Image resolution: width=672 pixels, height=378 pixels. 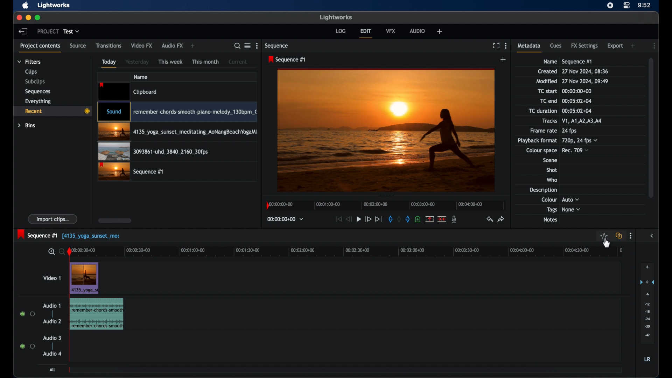 I want to click on play head, so click(x=70, y=252).